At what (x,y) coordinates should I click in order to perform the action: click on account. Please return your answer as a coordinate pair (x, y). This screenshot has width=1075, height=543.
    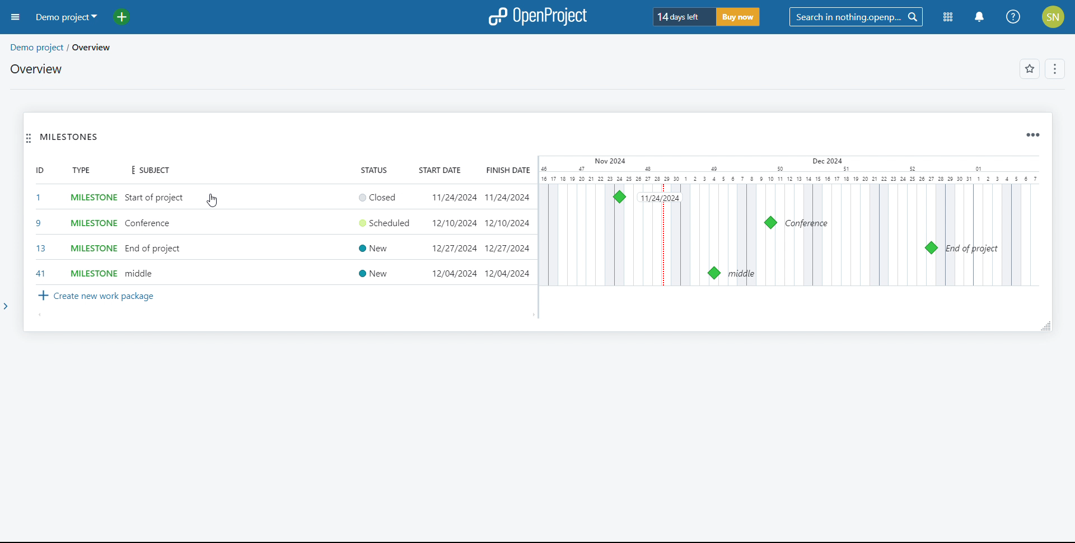
    Looking at the image, I should click on (1053, 17).